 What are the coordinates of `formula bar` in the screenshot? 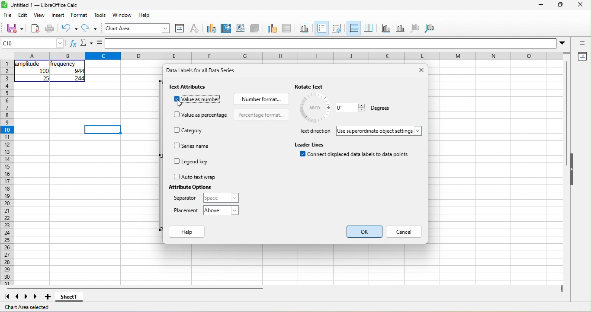 It's located at (339, 43).